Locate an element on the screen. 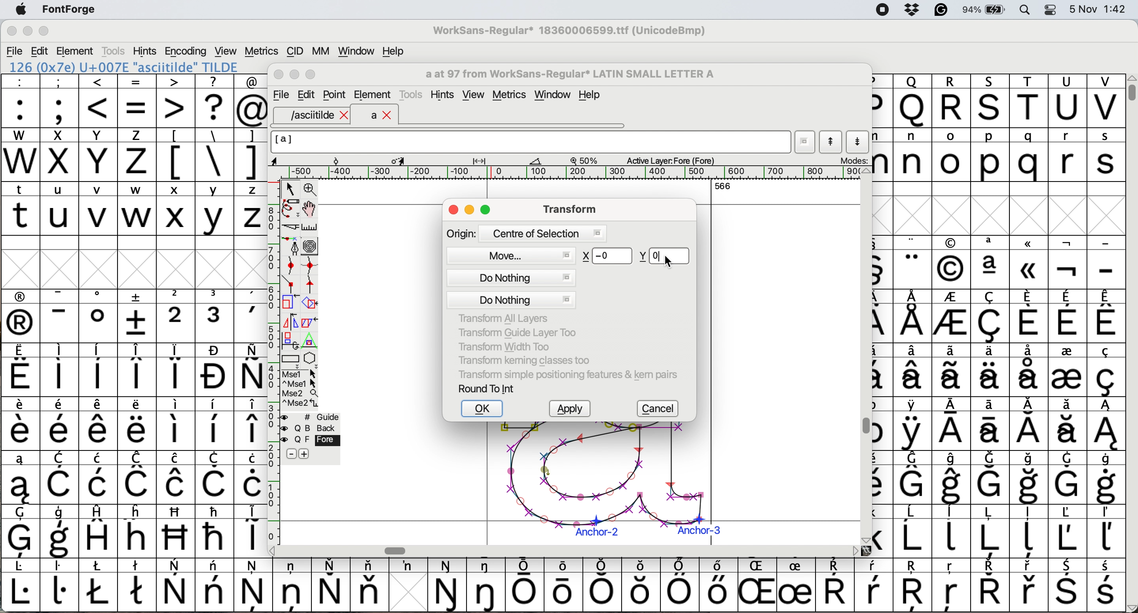 Image resolution: width=1138 pixels, height=613 pixels. symbol is located at coordinates (175, 477).